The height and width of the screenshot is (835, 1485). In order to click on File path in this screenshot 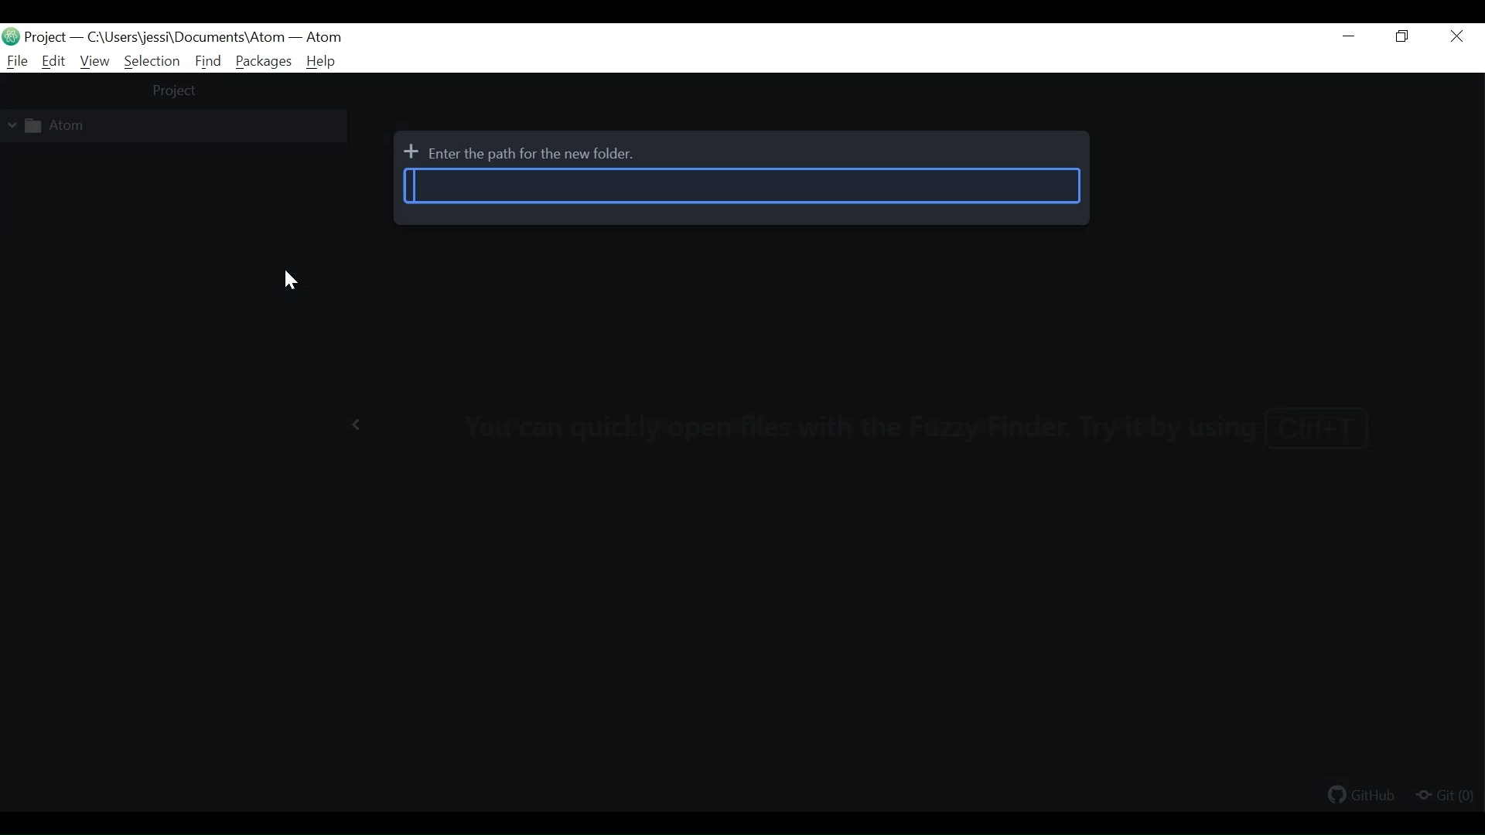, I will do `click(183, 38)`.